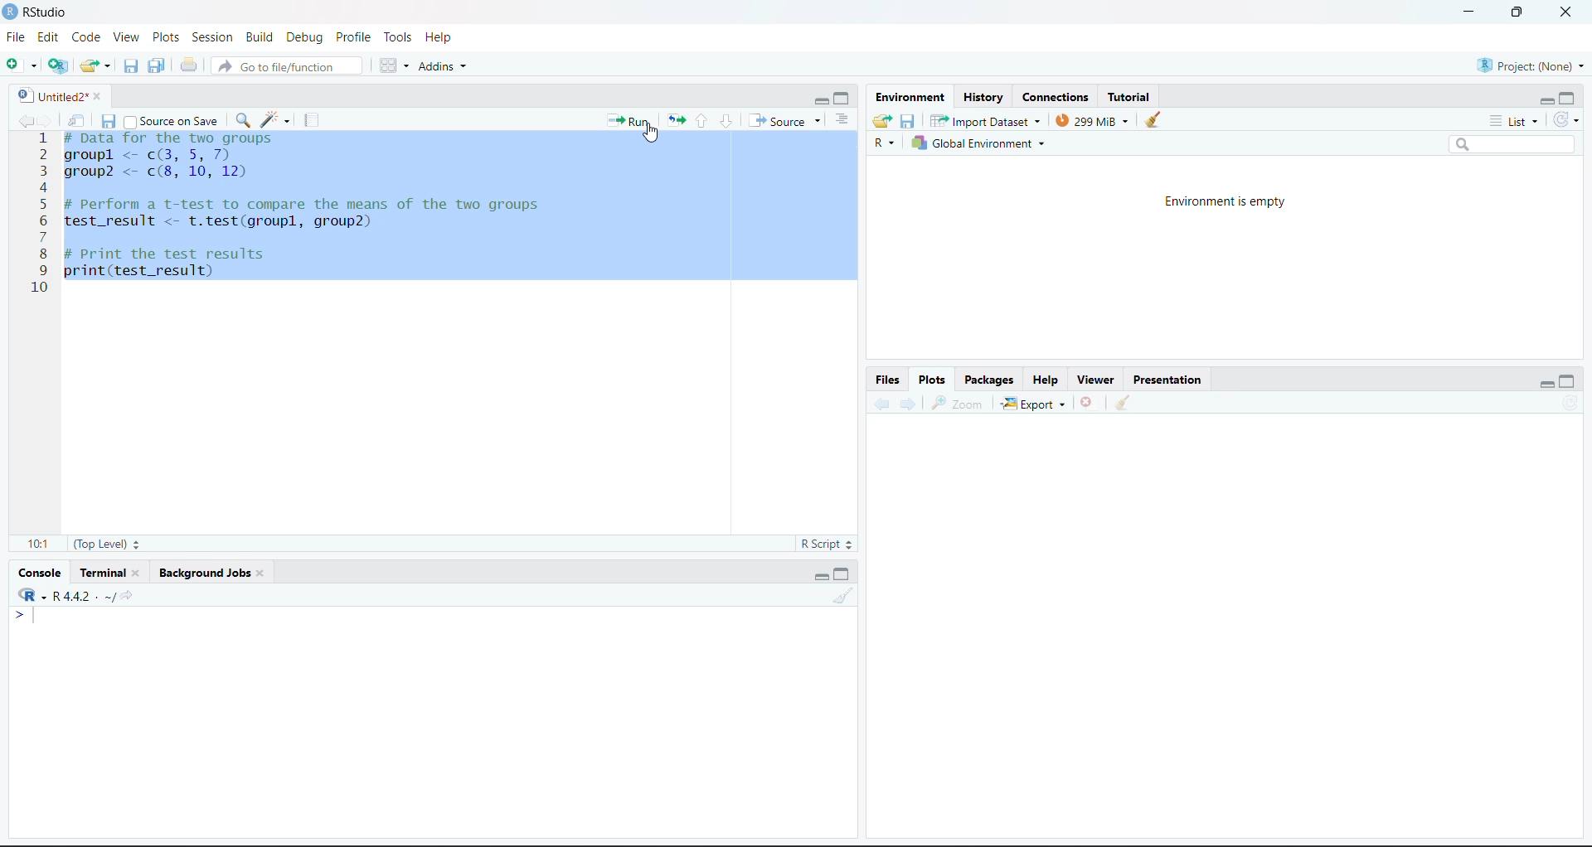 This screenshot has width=1592, height=847. I want to click on go to previous section/chunk, so click(700, 122).